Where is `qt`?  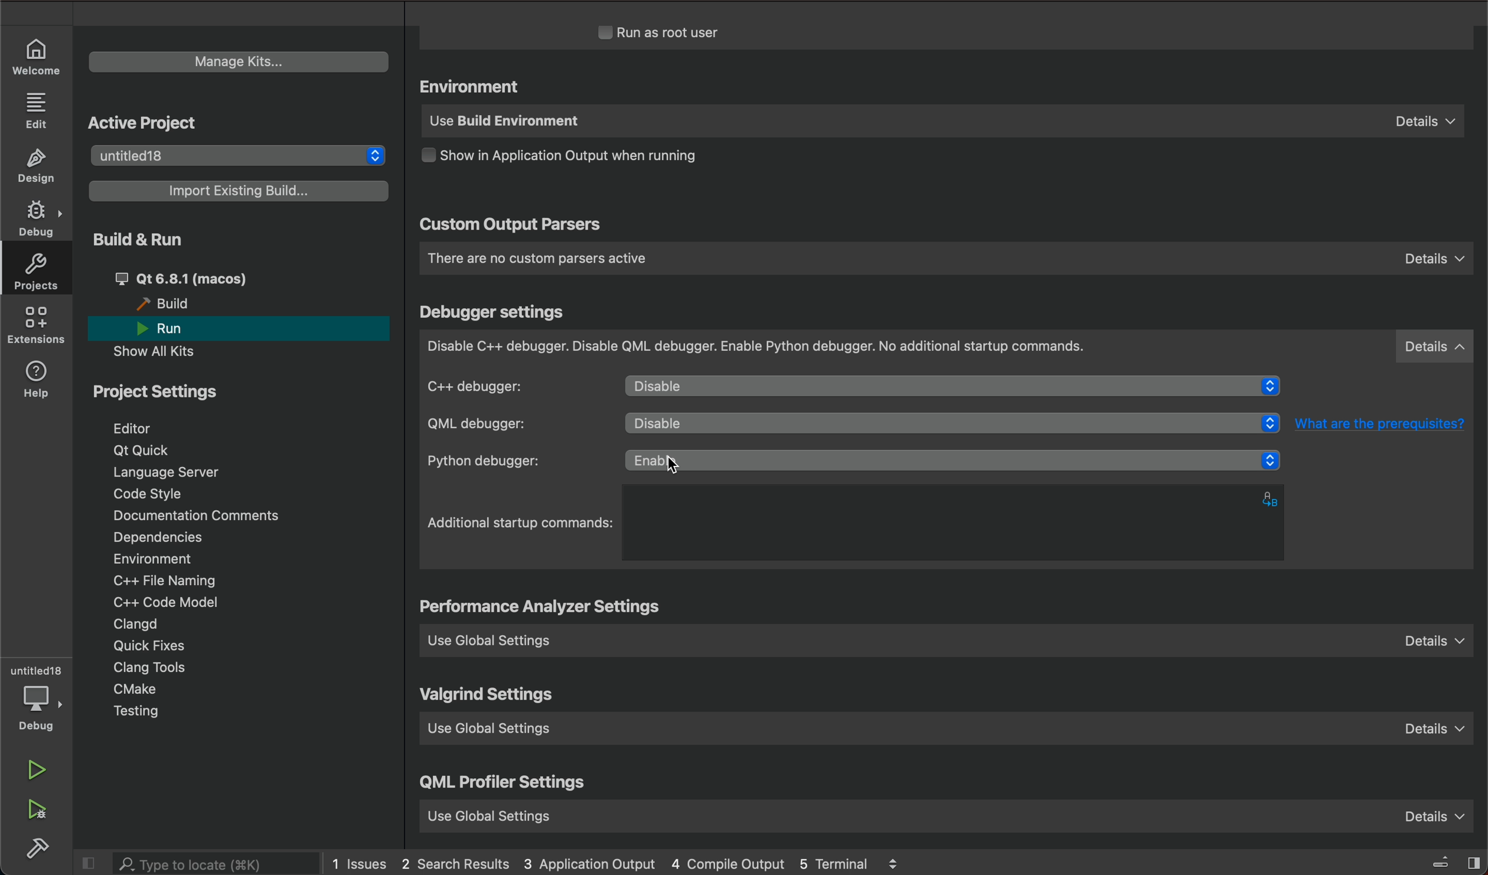
qt is located at coordinates (208, 277).